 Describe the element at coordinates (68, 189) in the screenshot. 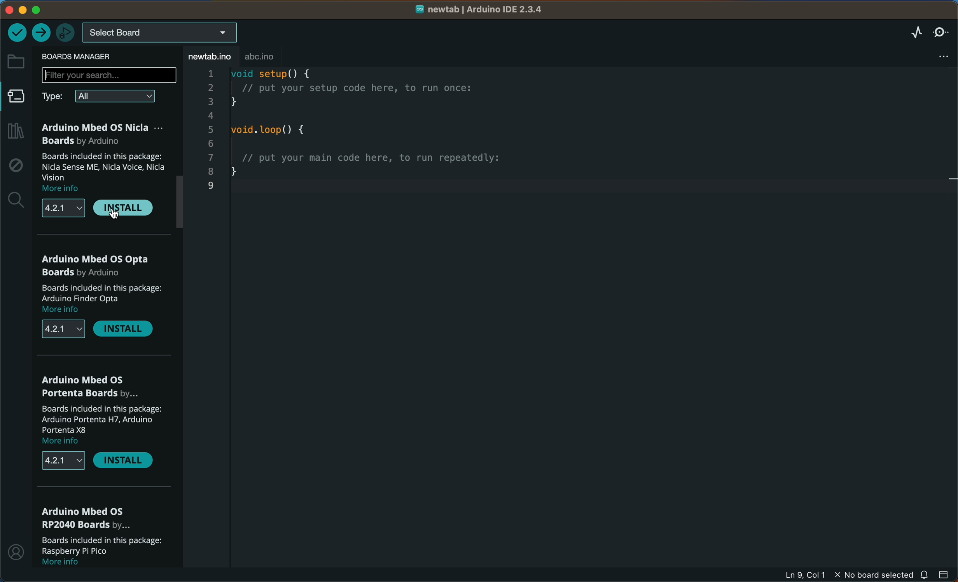

I see `more info` at that location.